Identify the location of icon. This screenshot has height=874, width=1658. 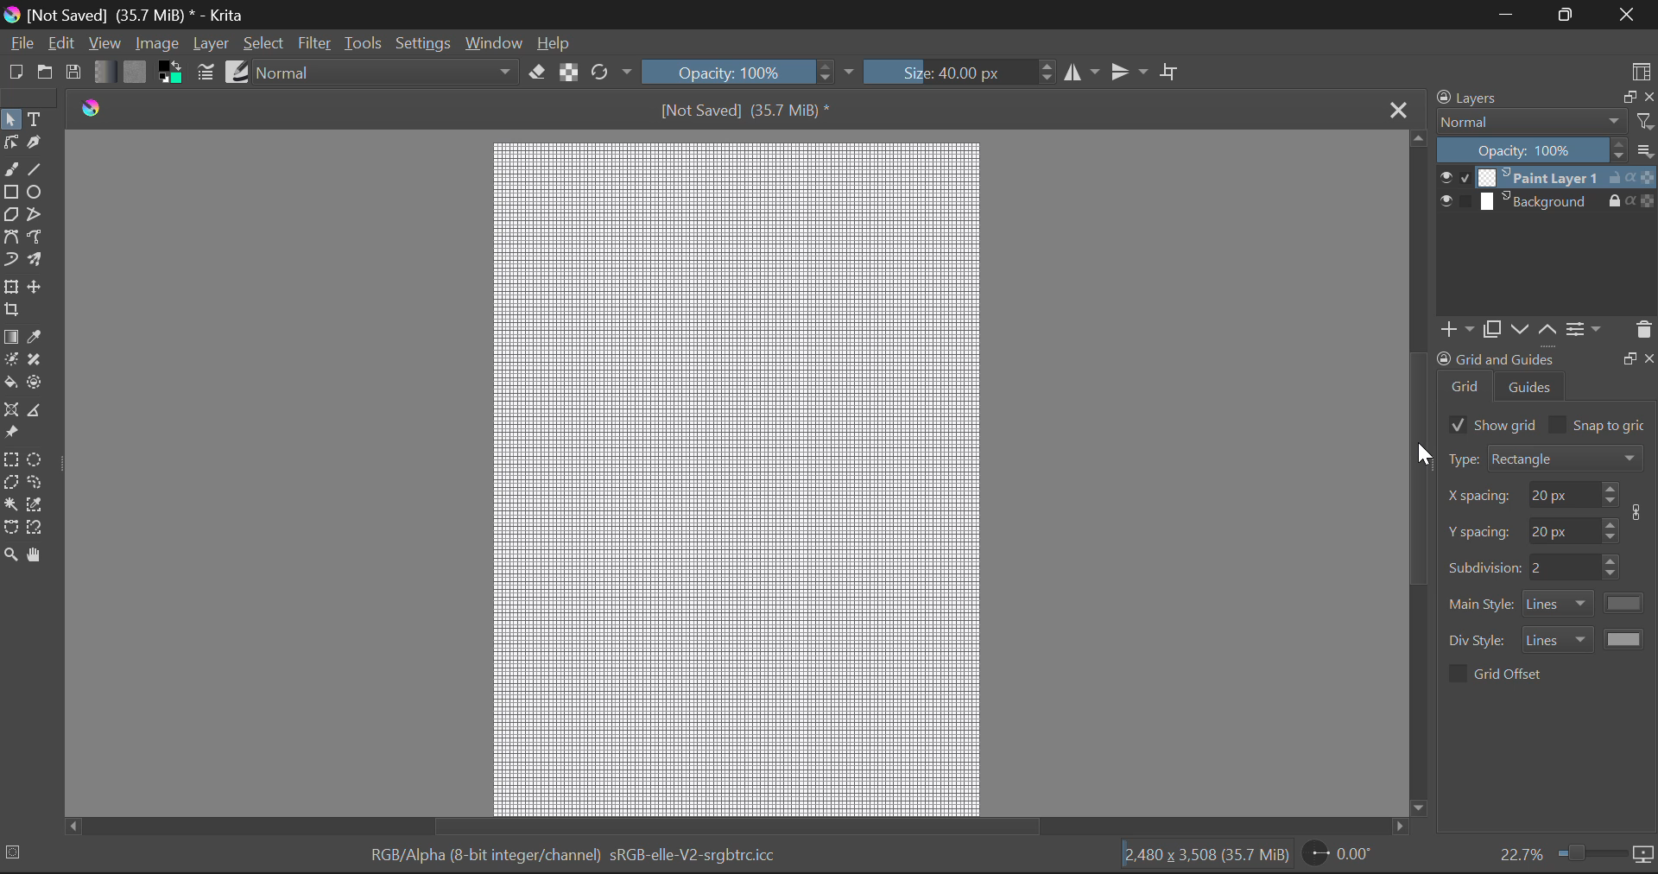
(1644, 855).